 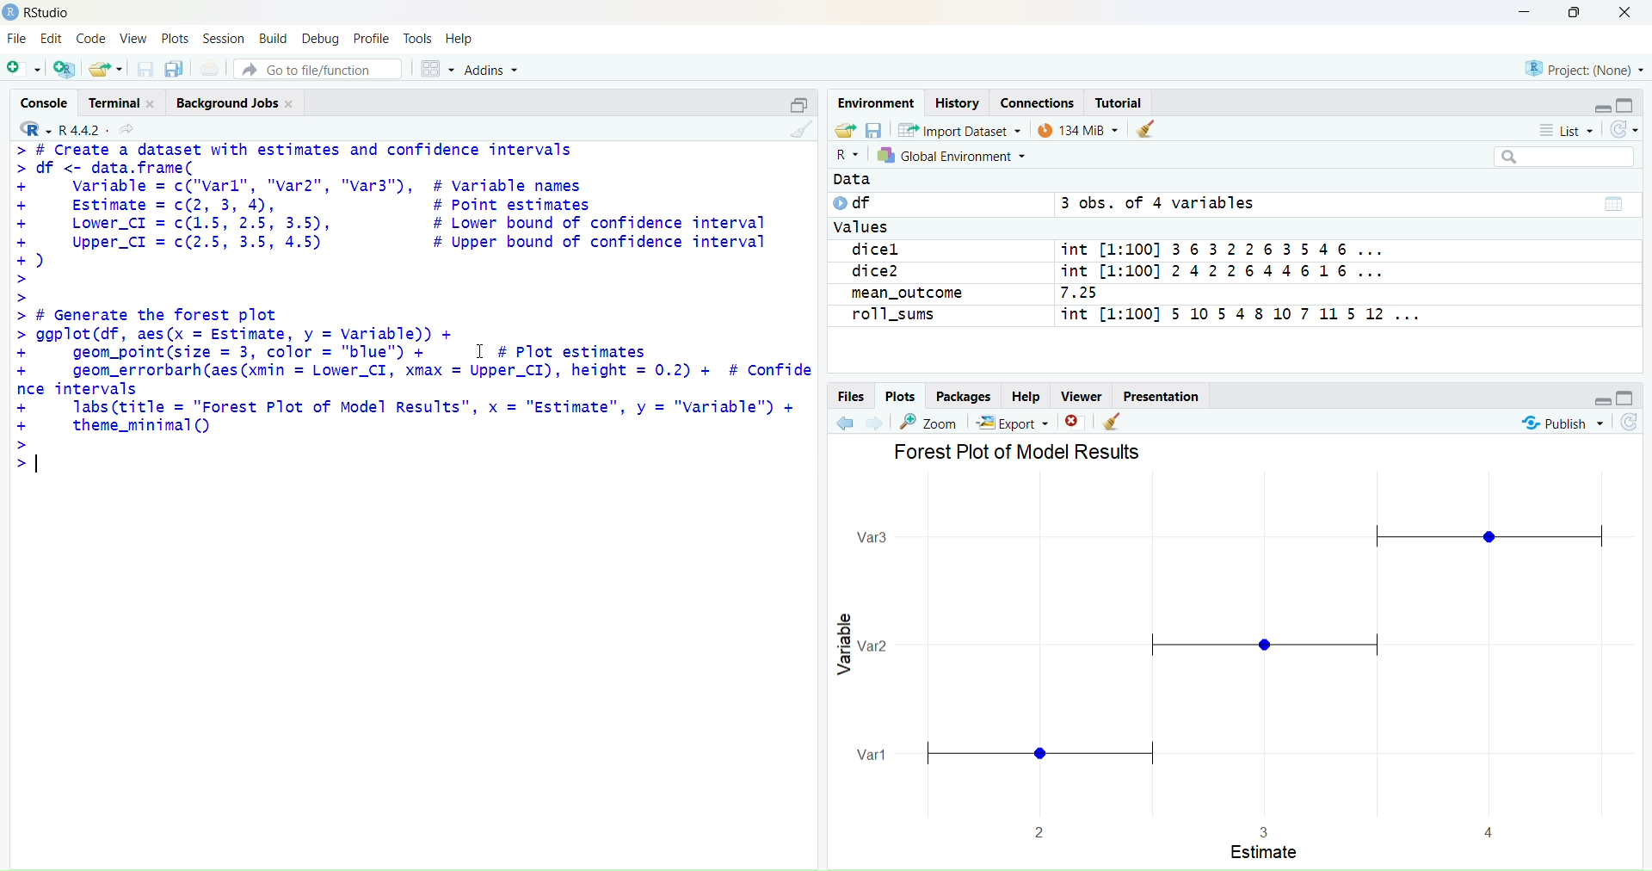 I want to click on Plots, so click(x=902, y=397).